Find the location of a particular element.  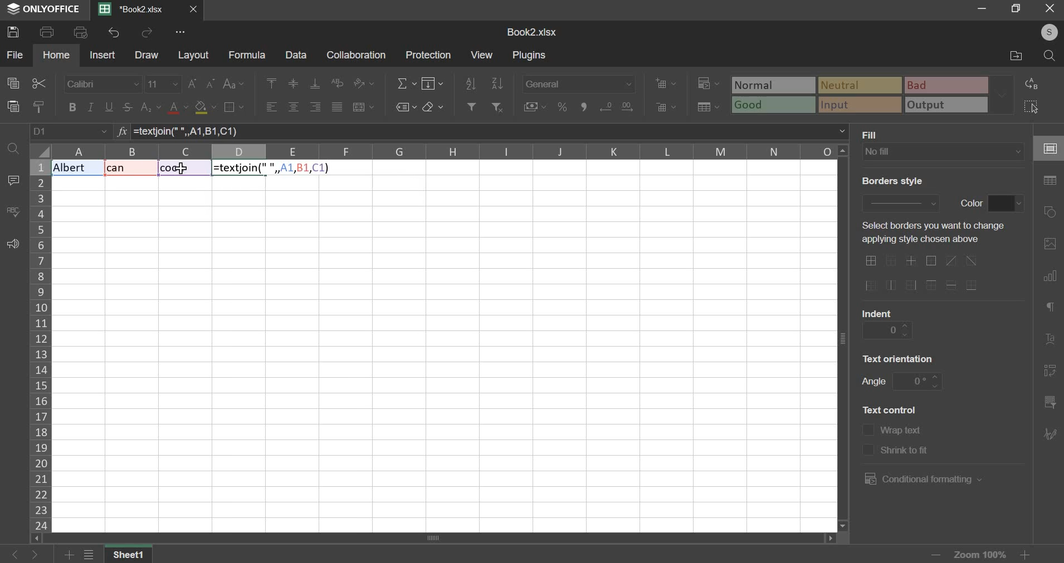

view is located at coordinates (481, 54).